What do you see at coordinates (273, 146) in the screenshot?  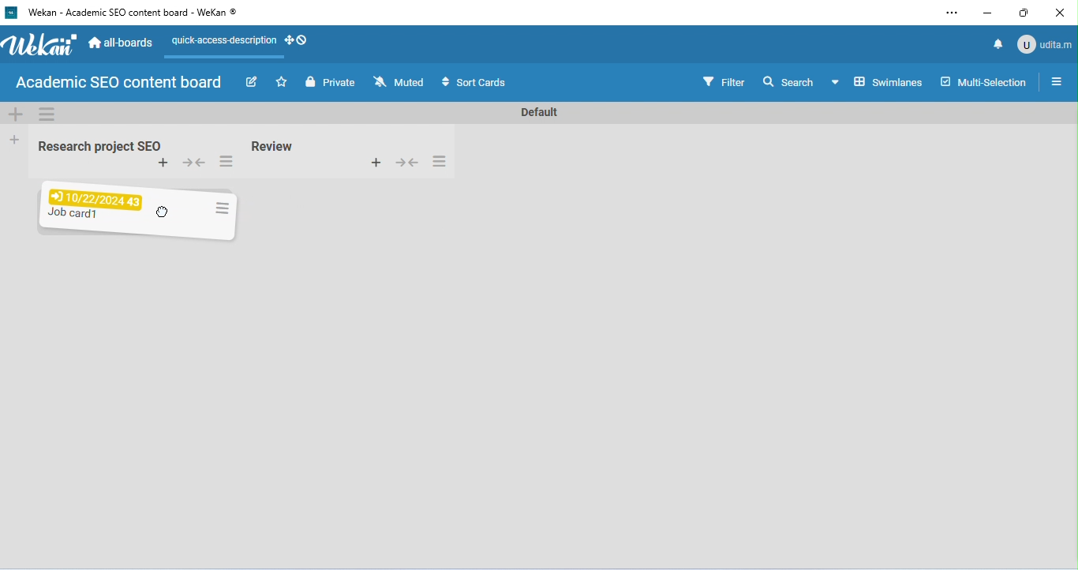 I see `list name : review` at bounding box center [273, 146].